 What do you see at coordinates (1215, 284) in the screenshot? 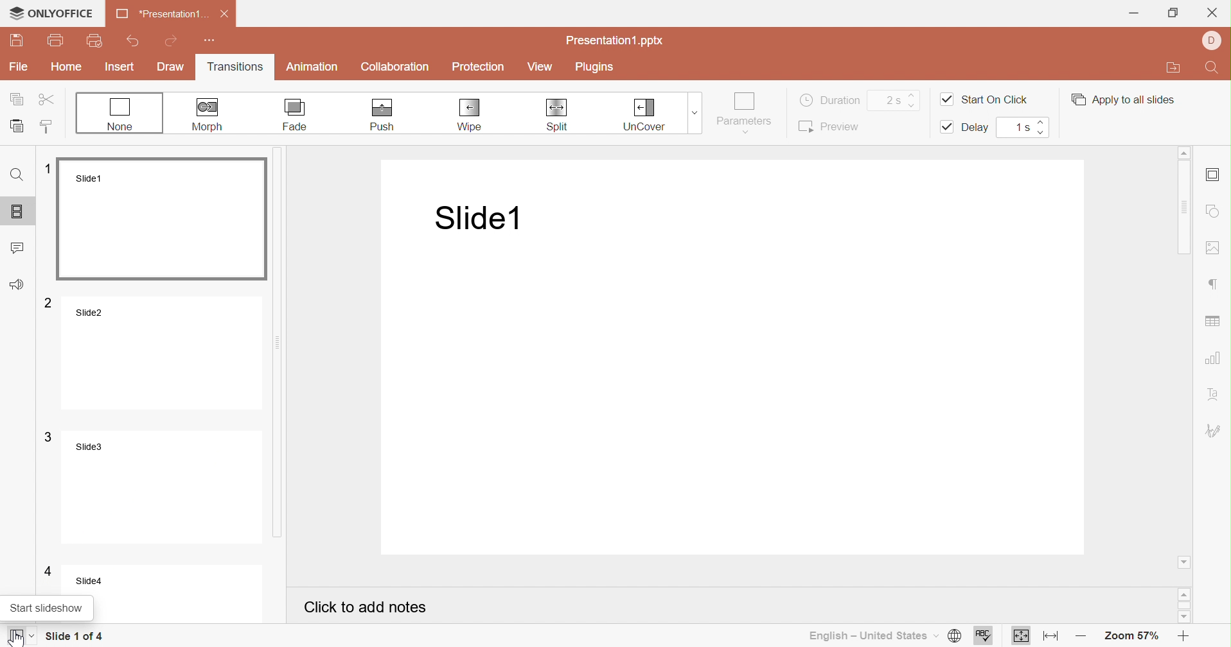
I see `Paragraph settings` at bounding box center [1215, 284].